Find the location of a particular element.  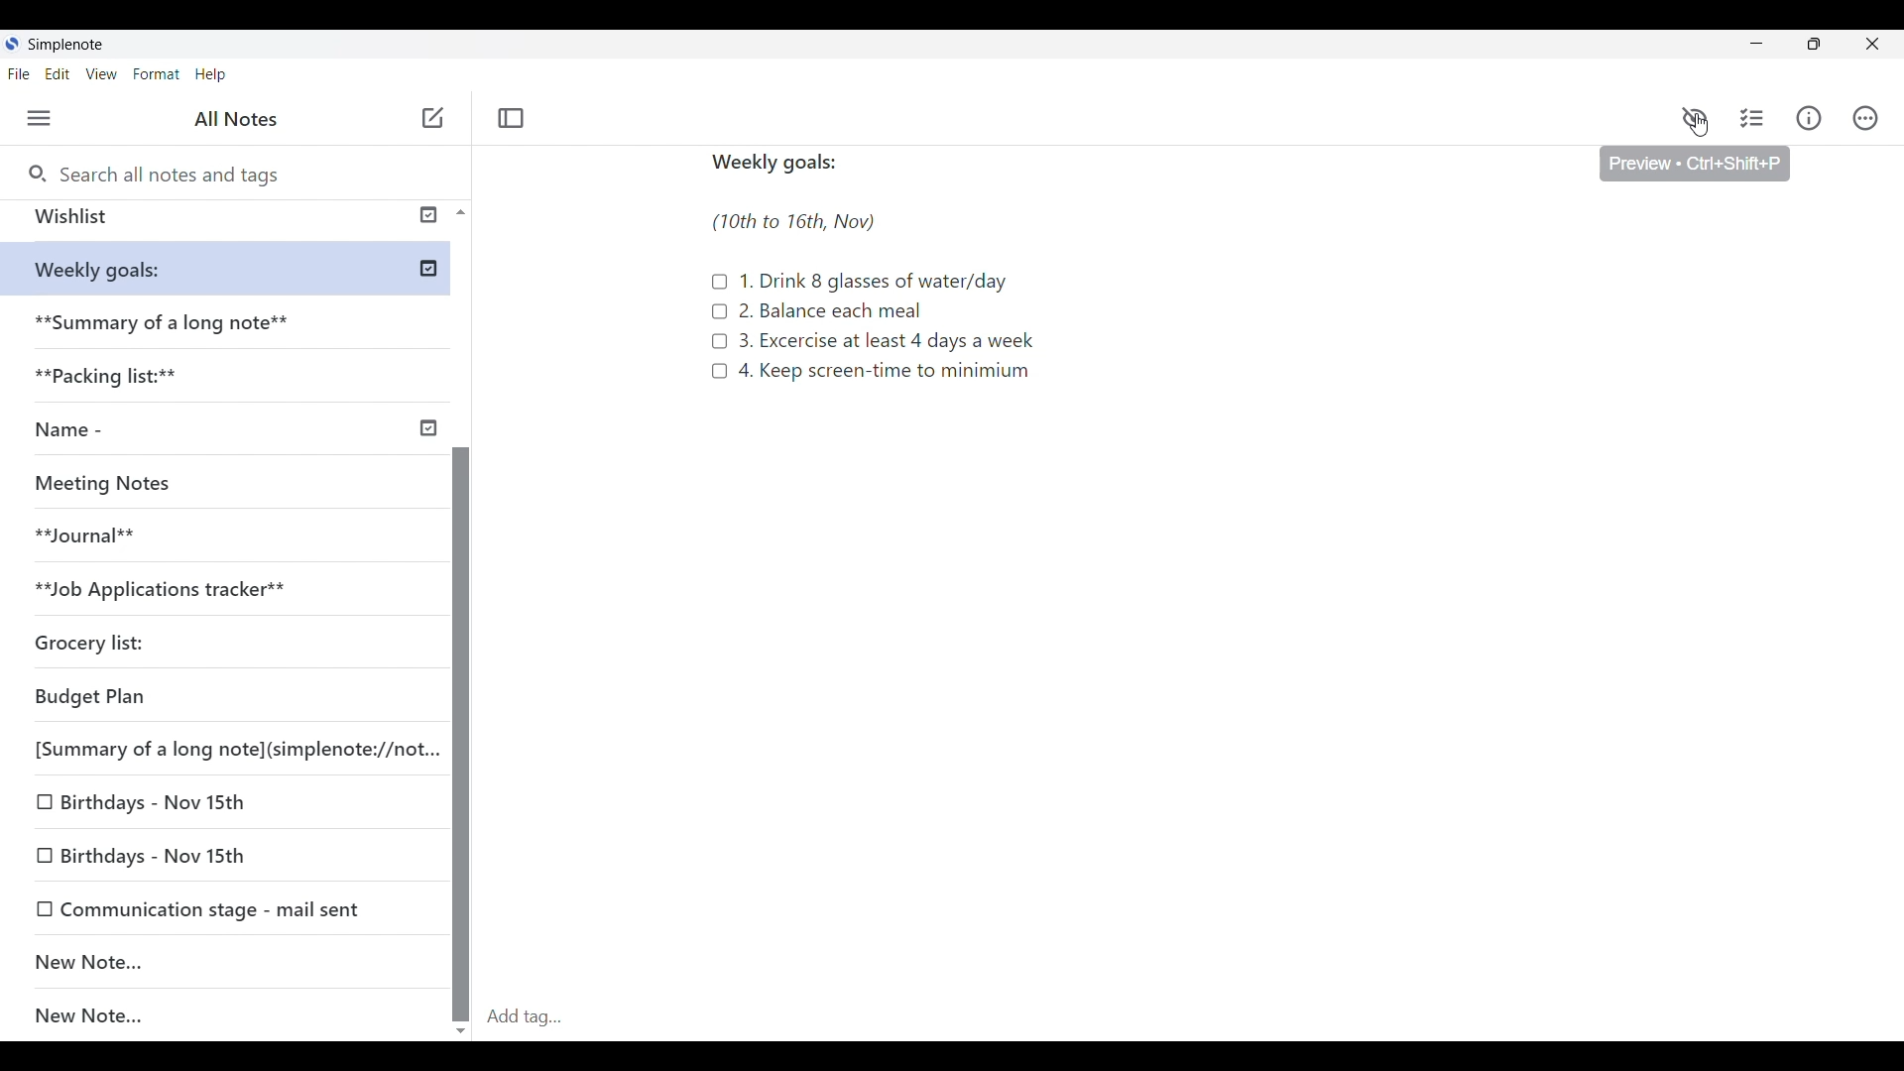

Budget Plan is located at coordinates (186, 692).